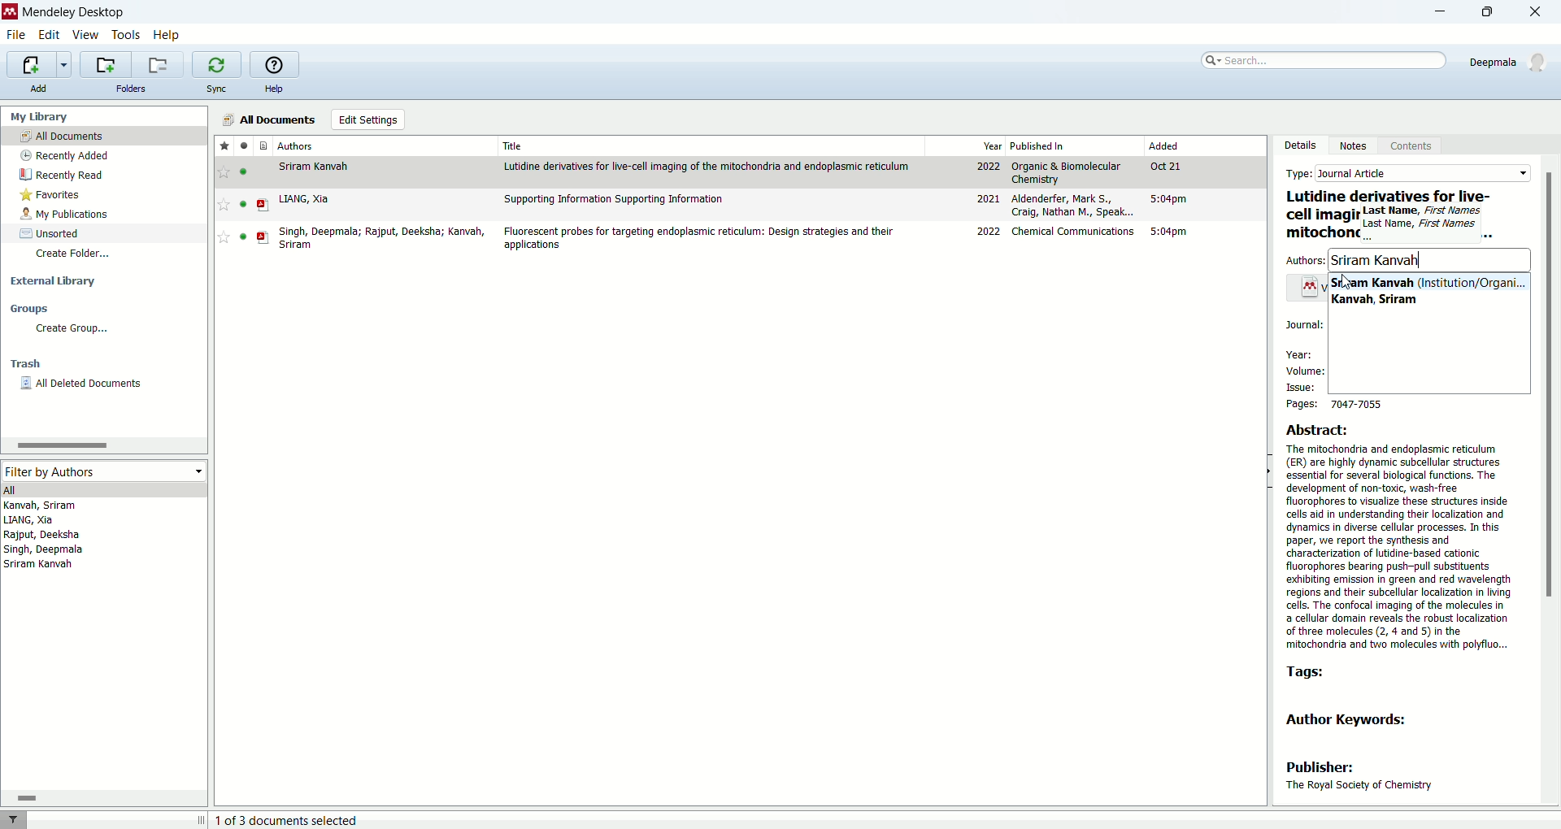  I want to click on help, so click(168, 35).